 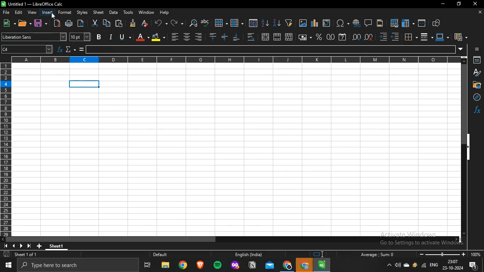 I want to click on file, so click(x=7, y=13).